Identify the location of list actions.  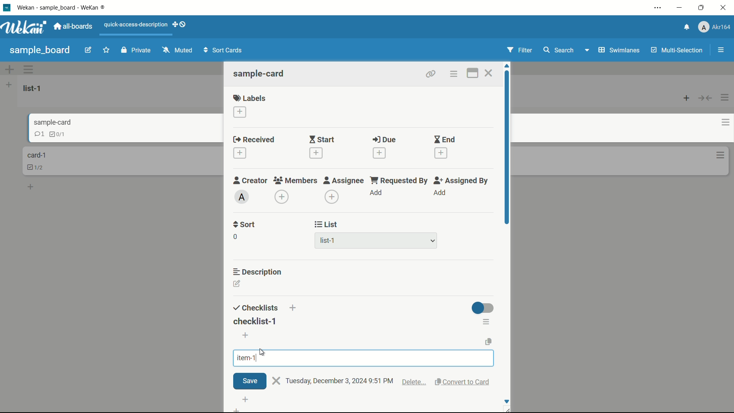
(725, 98).